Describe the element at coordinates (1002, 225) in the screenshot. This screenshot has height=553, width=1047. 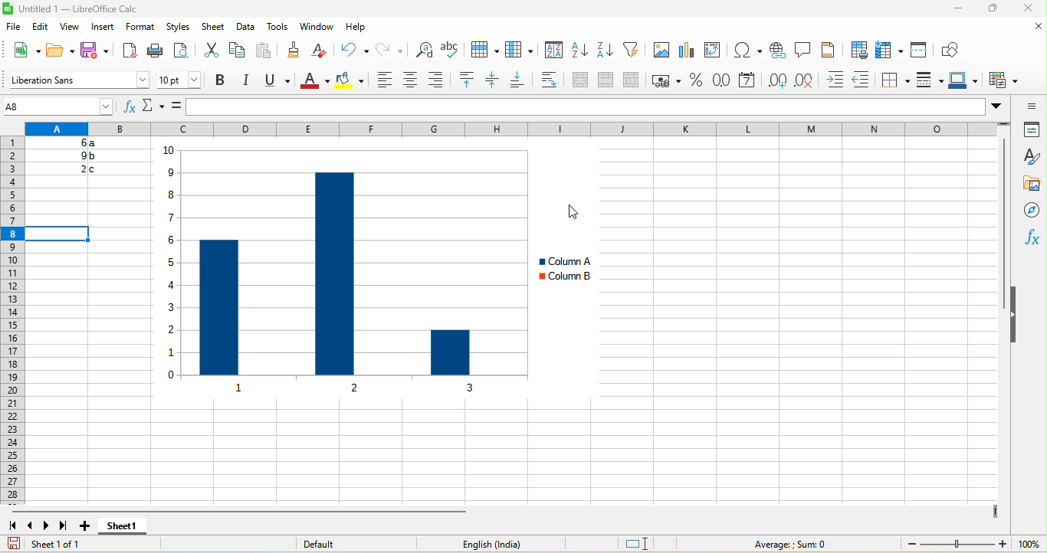
I see `vertical scroll bar` at that location.